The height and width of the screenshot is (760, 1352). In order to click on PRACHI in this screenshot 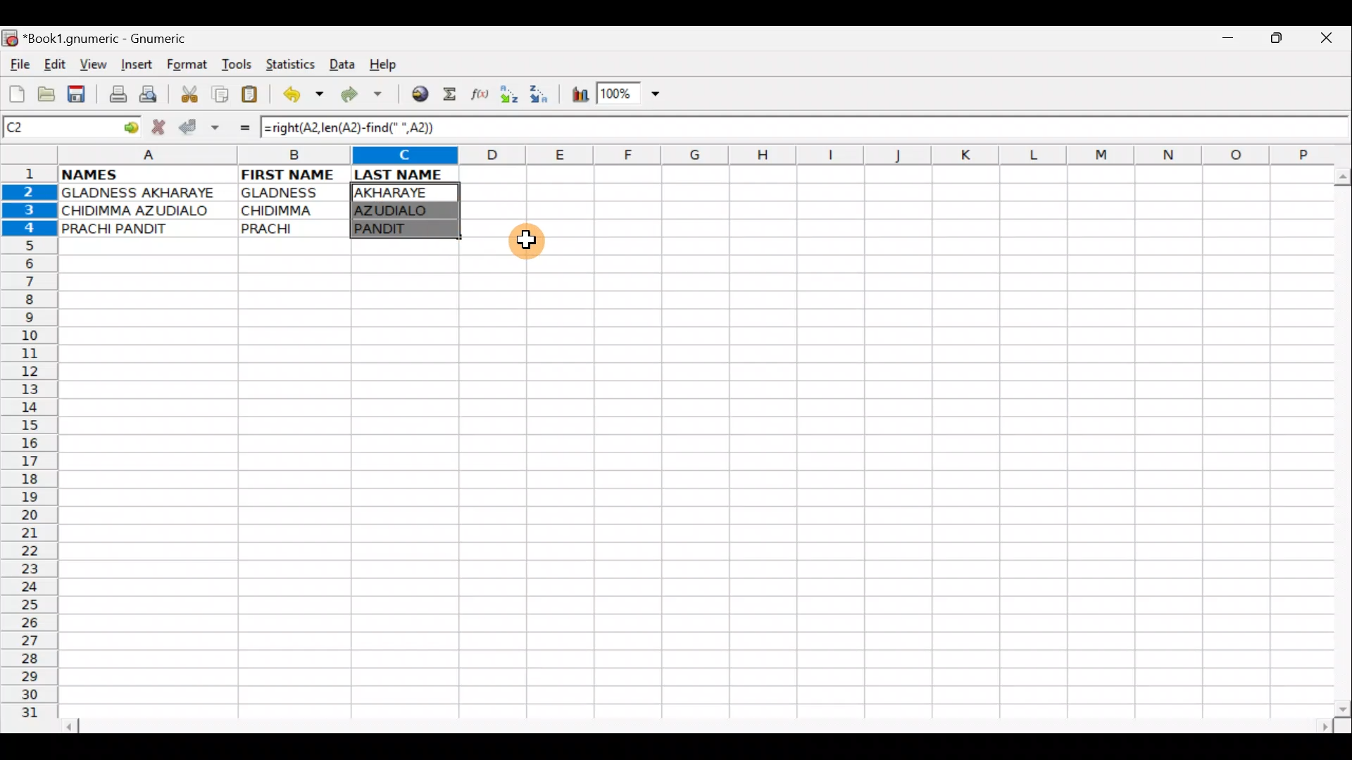, I will do `click(294, 226)`.